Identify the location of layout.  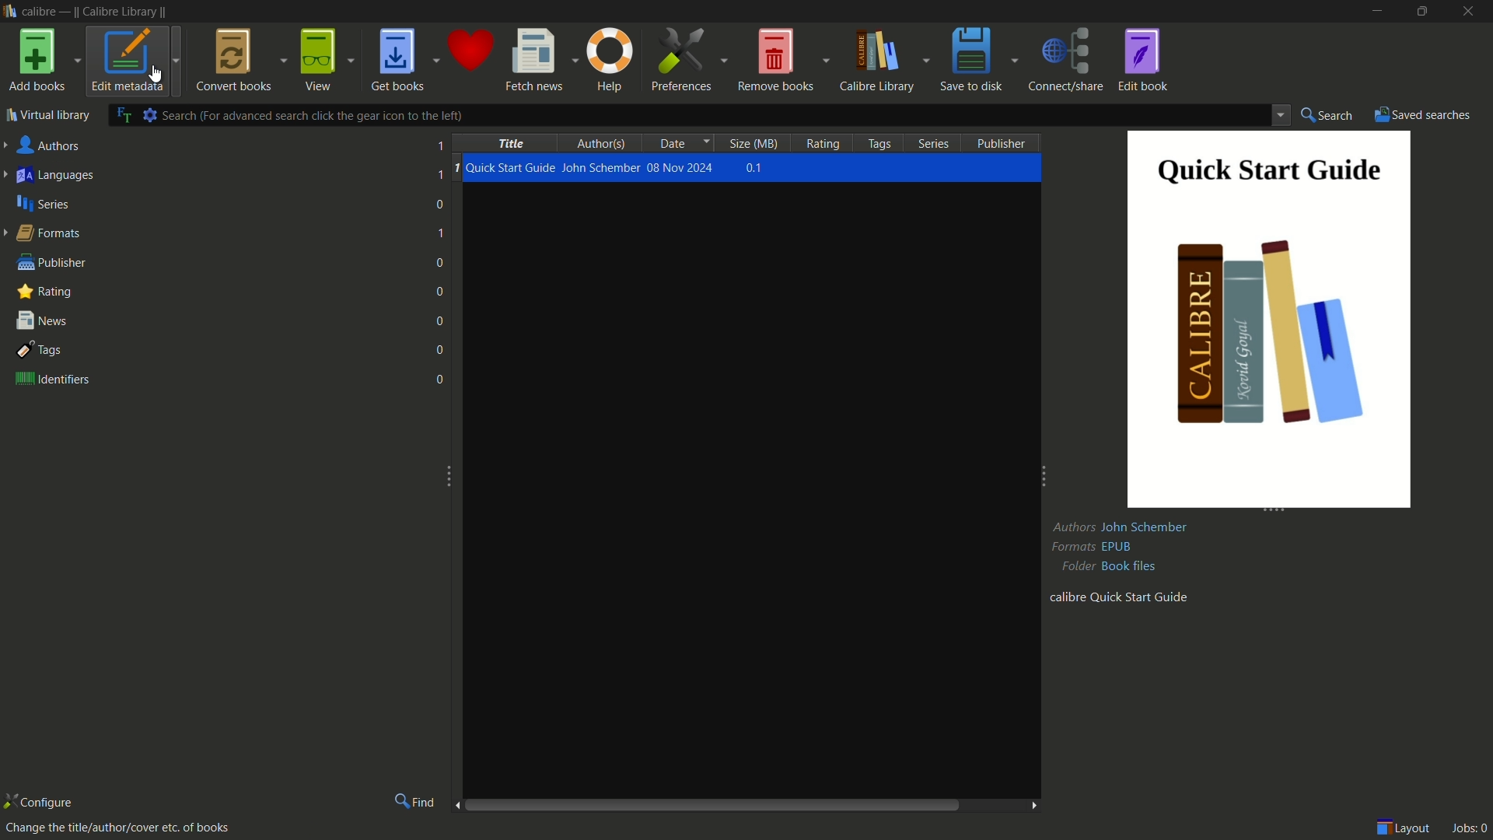
(1403, 828).